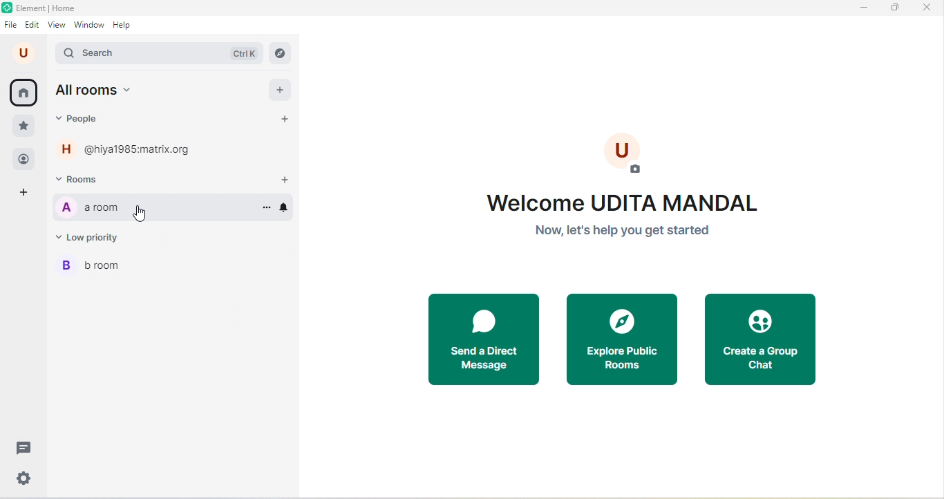 This screenshot has width=944, height=499. I want to click on cursor, so click(141, 214).